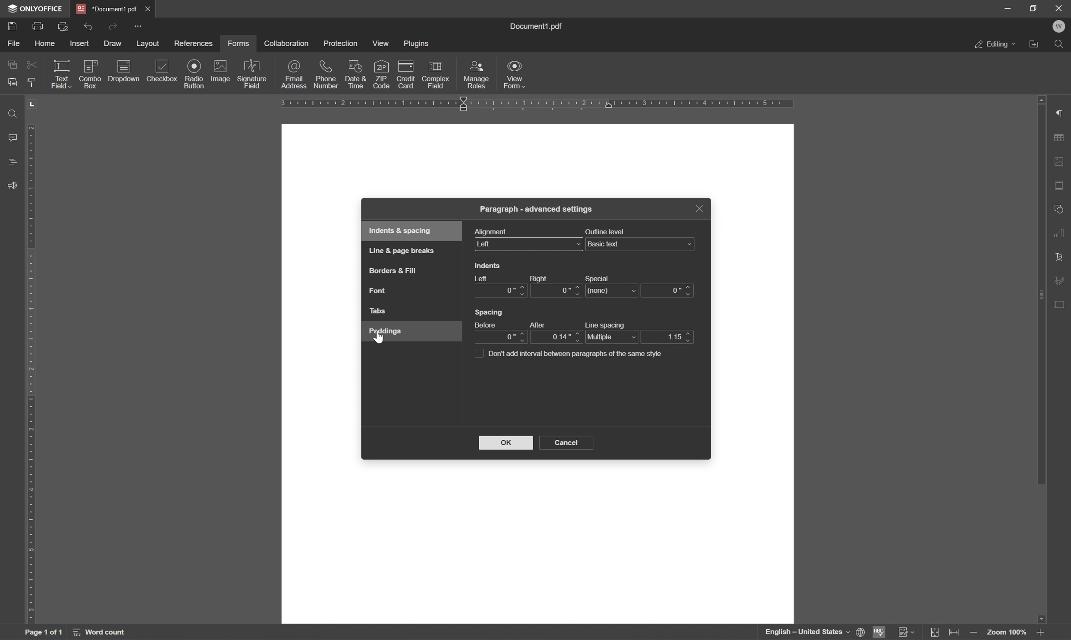 Image resolution: width=1071 pixels, height=640 pixels. Describe the element at coordinates (43, 634) in the screenshot. I see `page 1 of 1` at that location.